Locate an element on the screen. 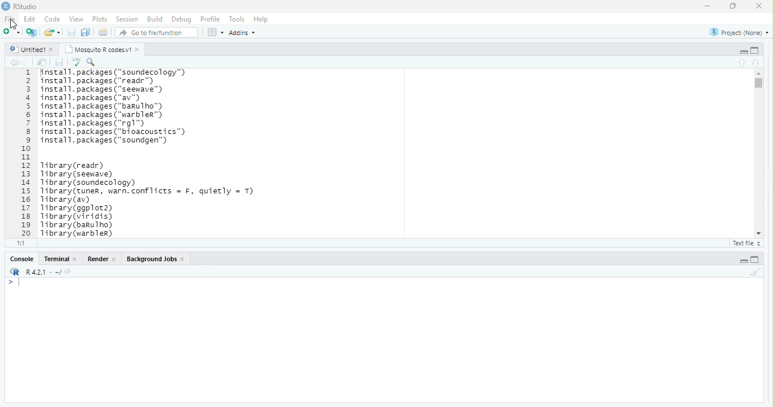 Image resolution: width=773 pixels, height=407 pixels. share is located at coordinates (67, 271).